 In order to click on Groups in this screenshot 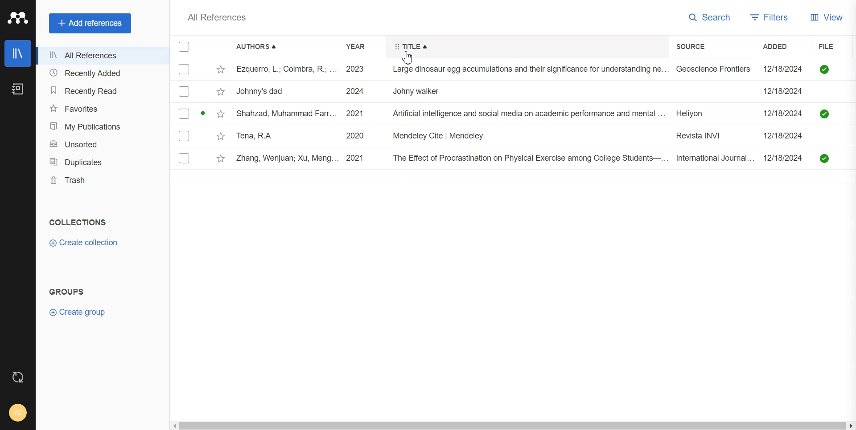, I will do `click(68, 291)`.